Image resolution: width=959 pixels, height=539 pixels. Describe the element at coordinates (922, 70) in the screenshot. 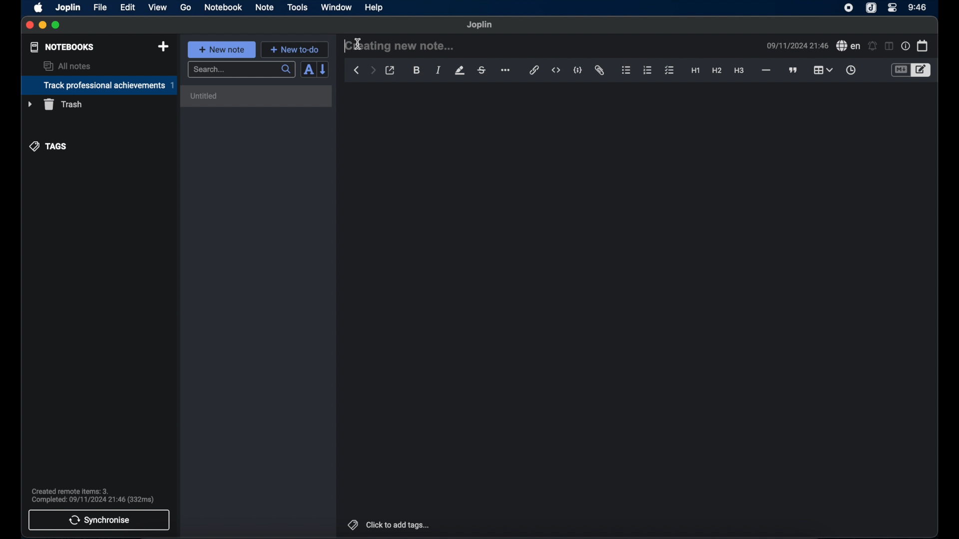

I see `toggle editor` at that location.